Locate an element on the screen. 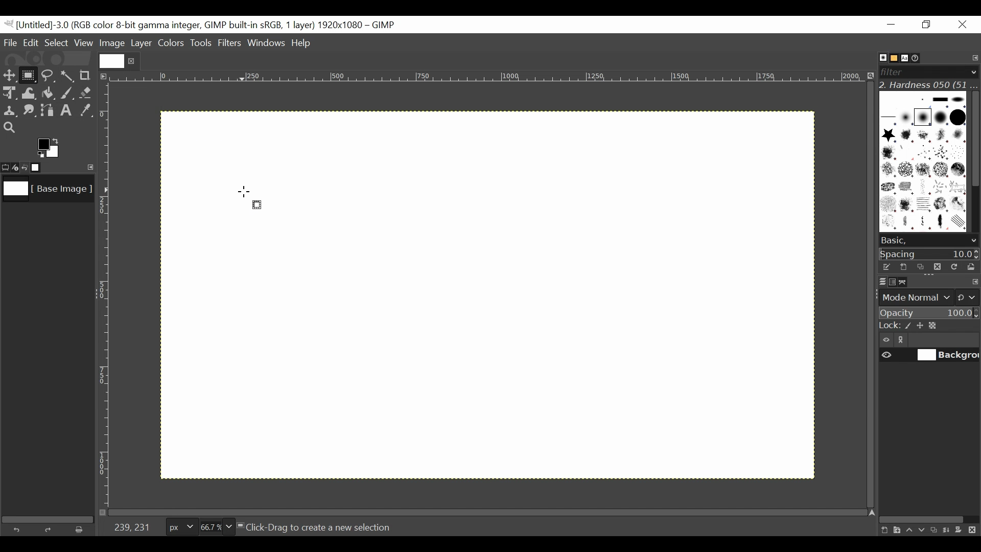 This screenshot has width=981, height=552. Help is located at coordinates (303, 44).